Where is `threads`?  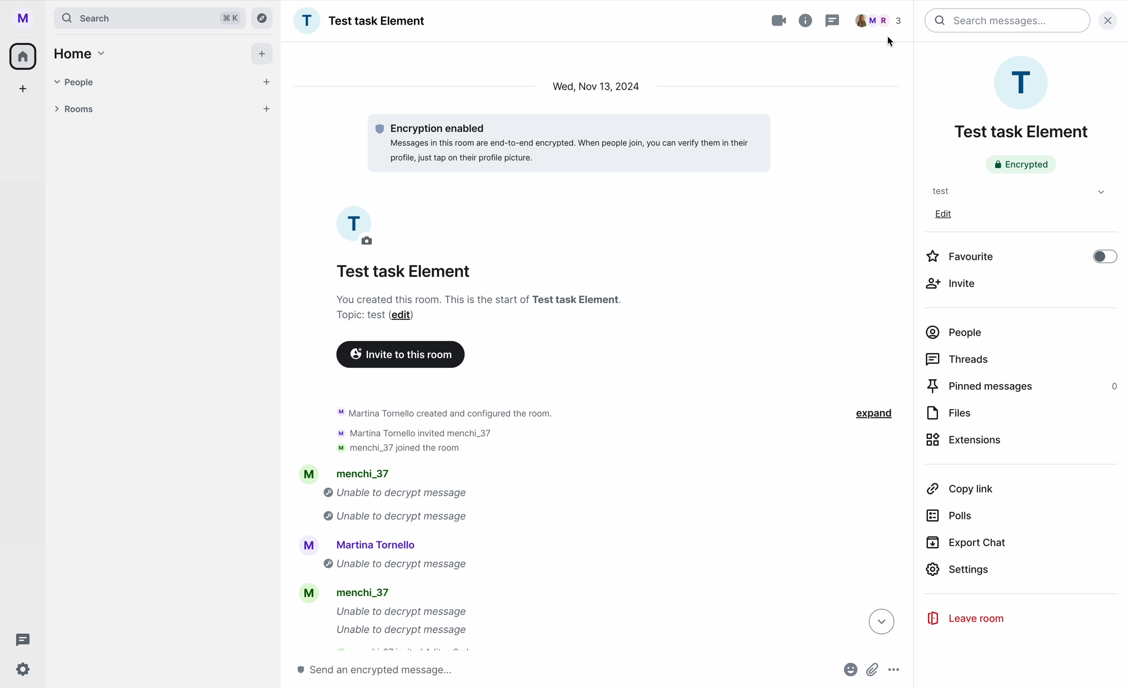 threads is located at coordinates (20, 639).